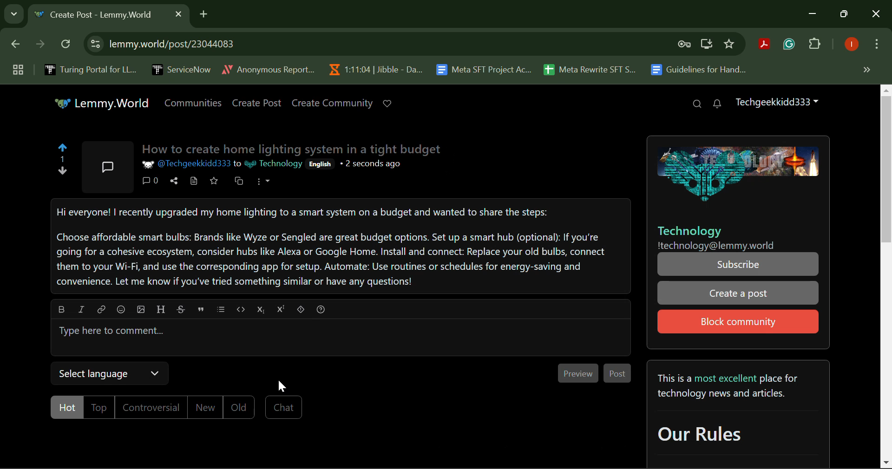 The width and height of the screenshot is (892, 469). I want to click on Select language Filter, so click(112, 375).